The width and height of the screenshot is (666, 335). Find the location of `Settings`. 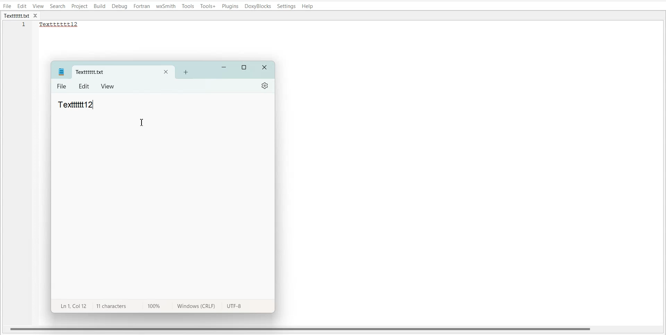

Settings is located at coordinates (287, 6).